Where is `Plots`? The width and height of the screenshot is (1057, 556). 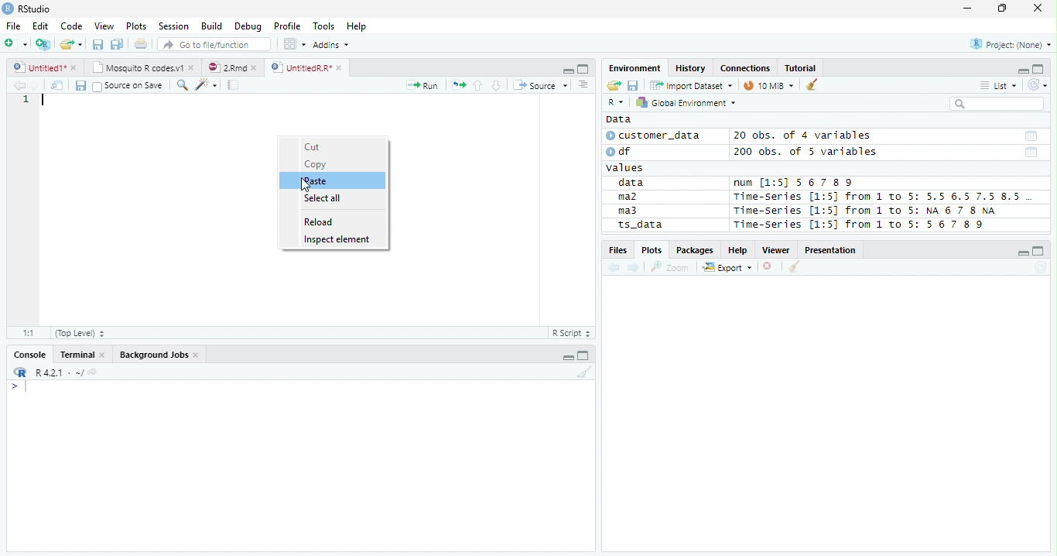
Plots is located at coordinates (652, 249).